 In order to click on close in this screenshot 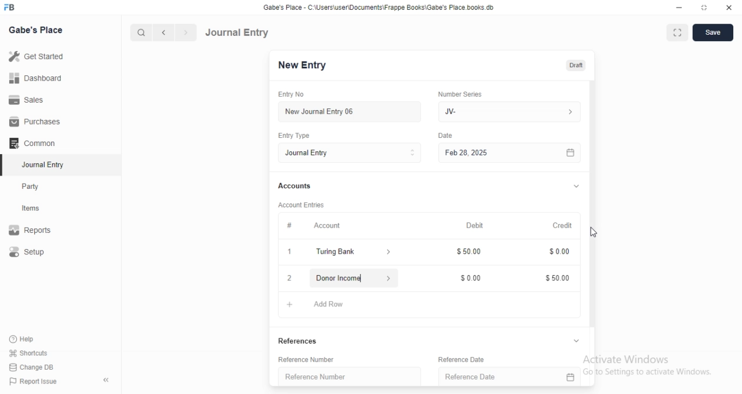, I will do `click(288, 278)`.